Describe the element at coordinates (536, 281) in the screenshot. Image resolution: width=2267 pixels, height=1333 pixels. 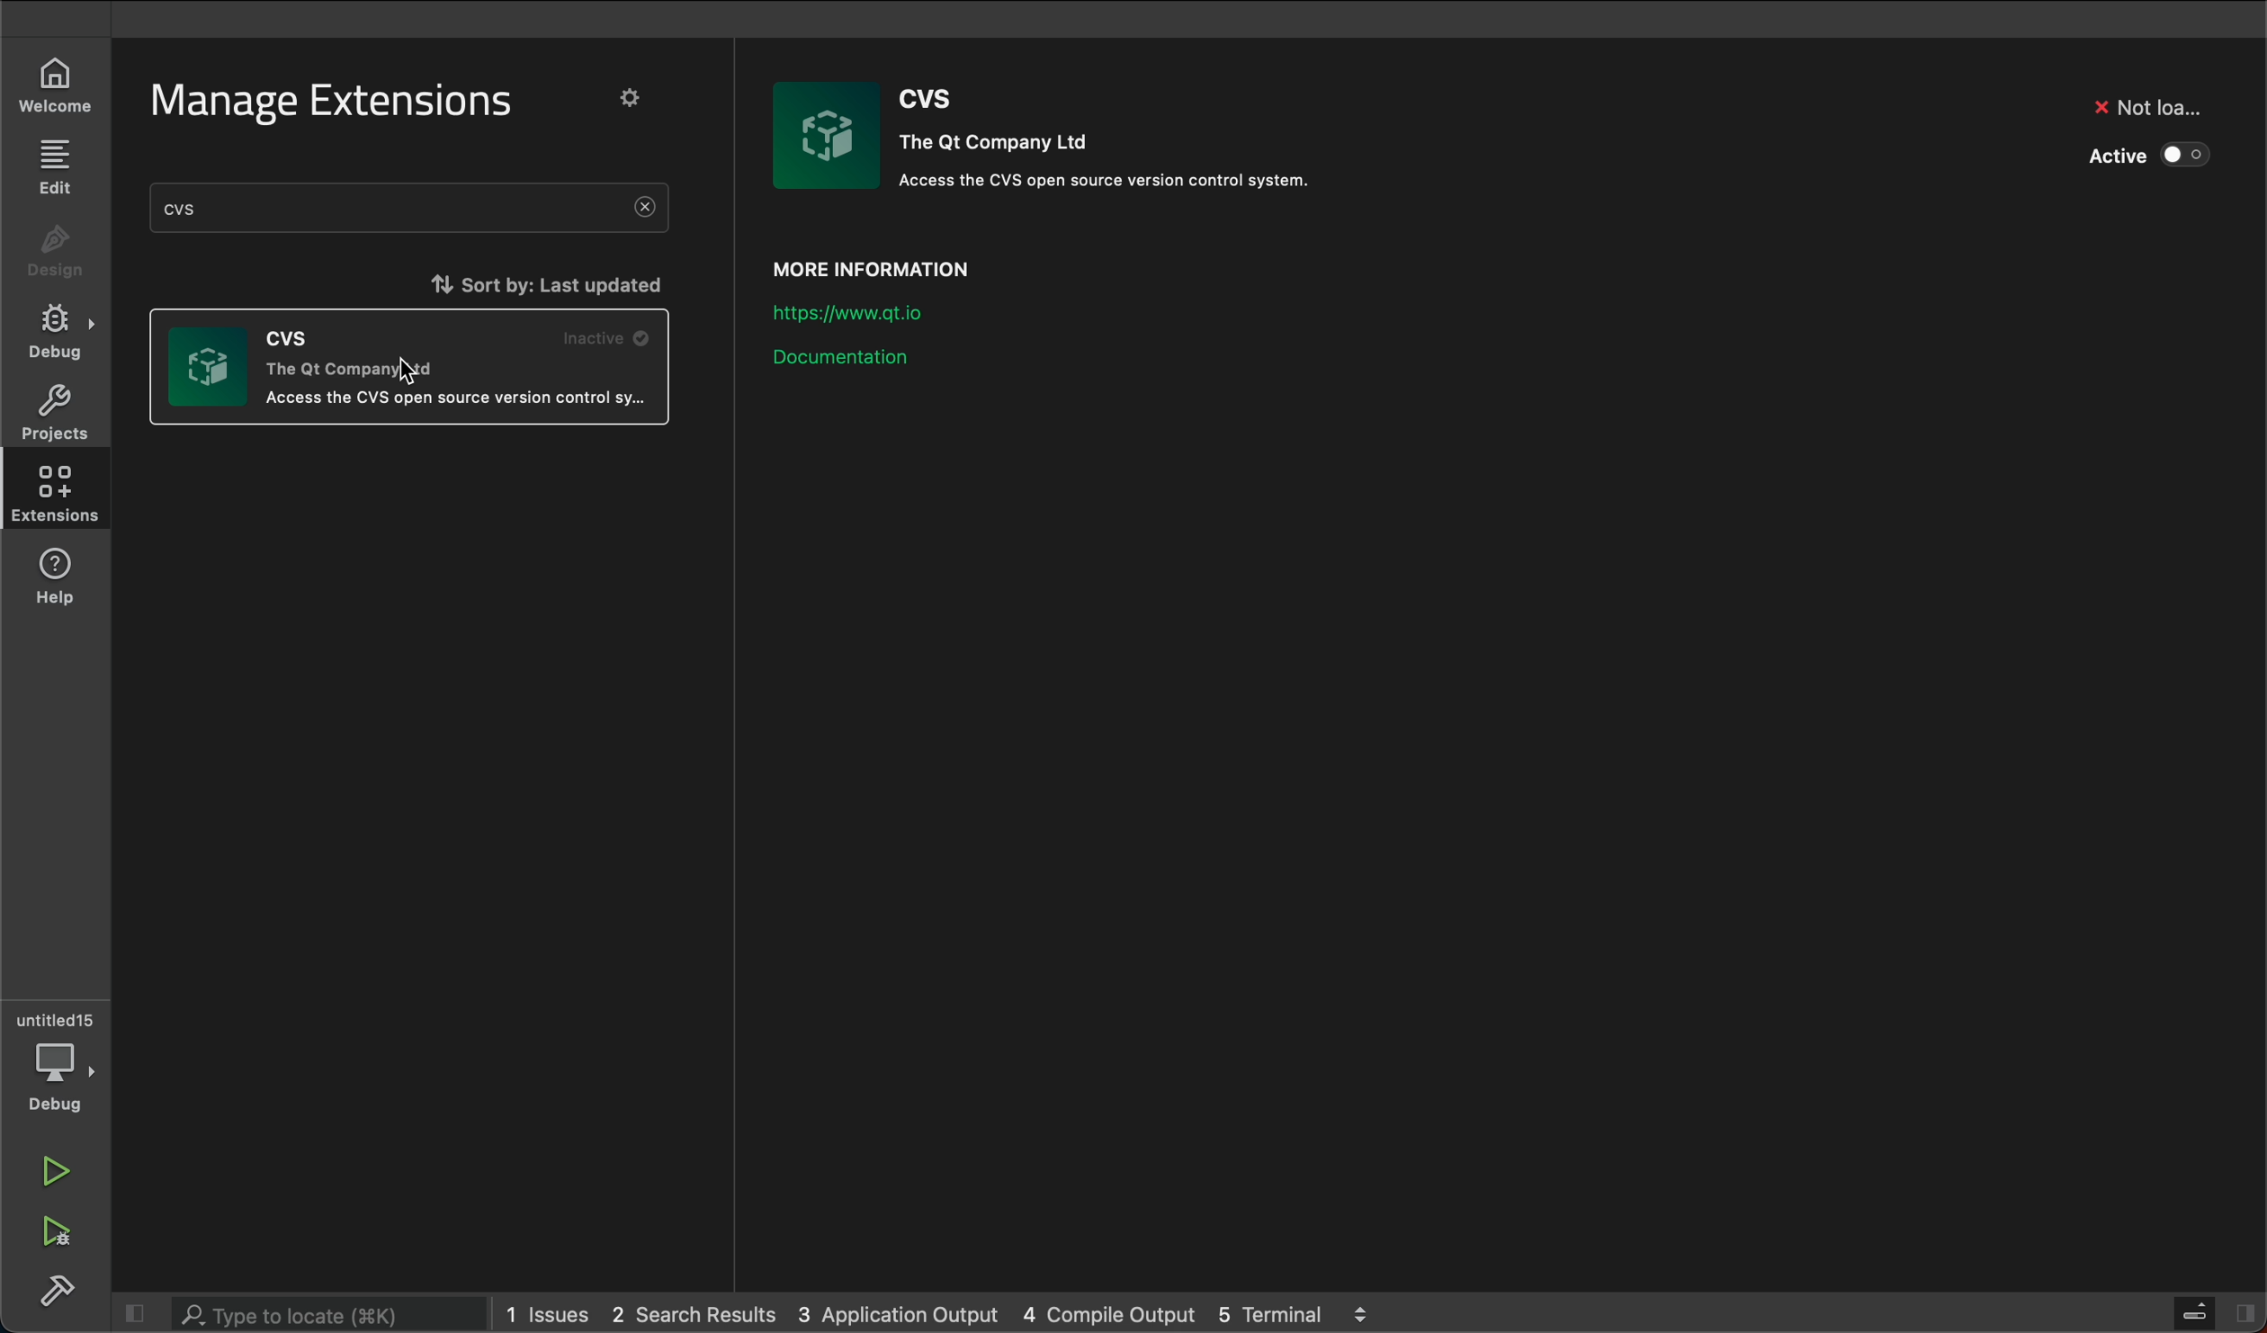
I see `sort` at that location.